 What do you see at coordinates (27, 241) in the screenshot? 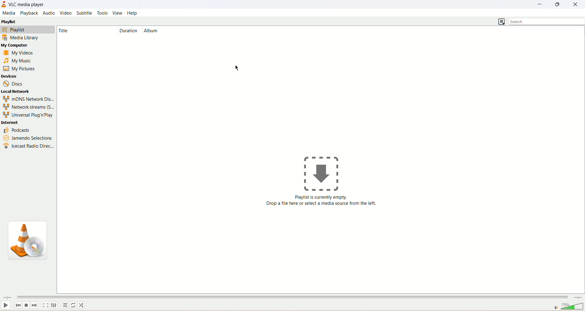
I see `logo` at bounding box center [27, 241].